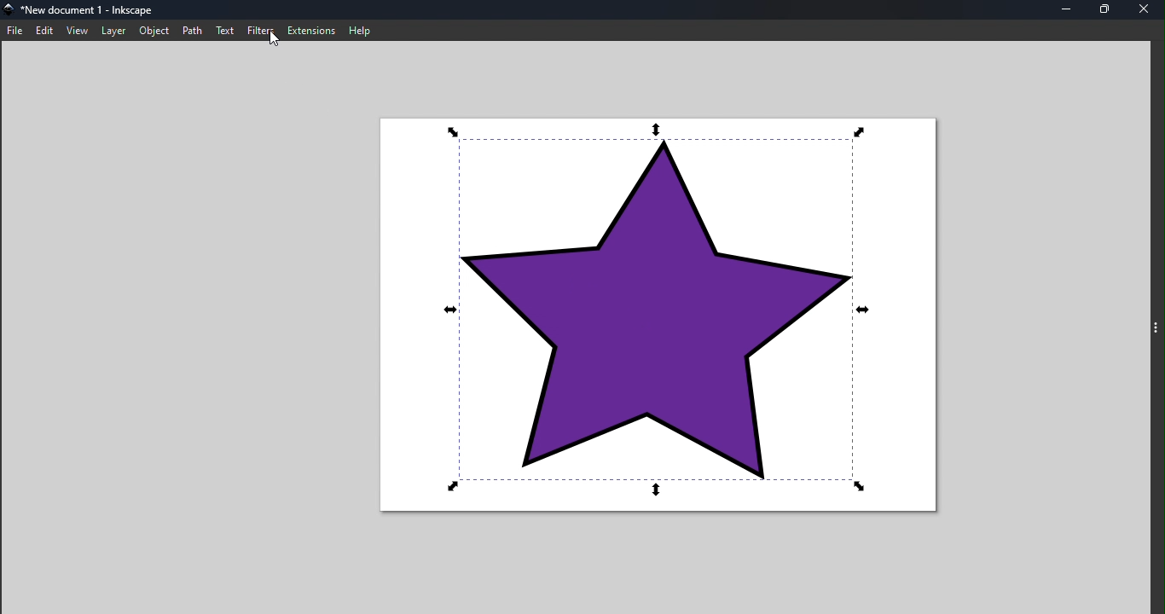 This screenshot has width=1165, height=614. What do you see at coordinates (309, 30) in the screenshot?
I see `Extensions` at bounding box center [309, 30].